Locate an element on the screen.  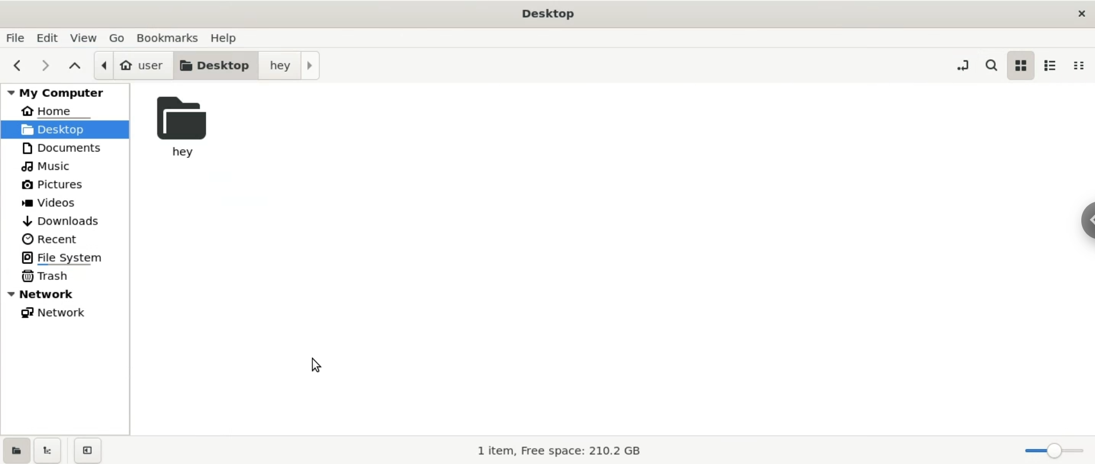
network is located at coordinates (71, 312).